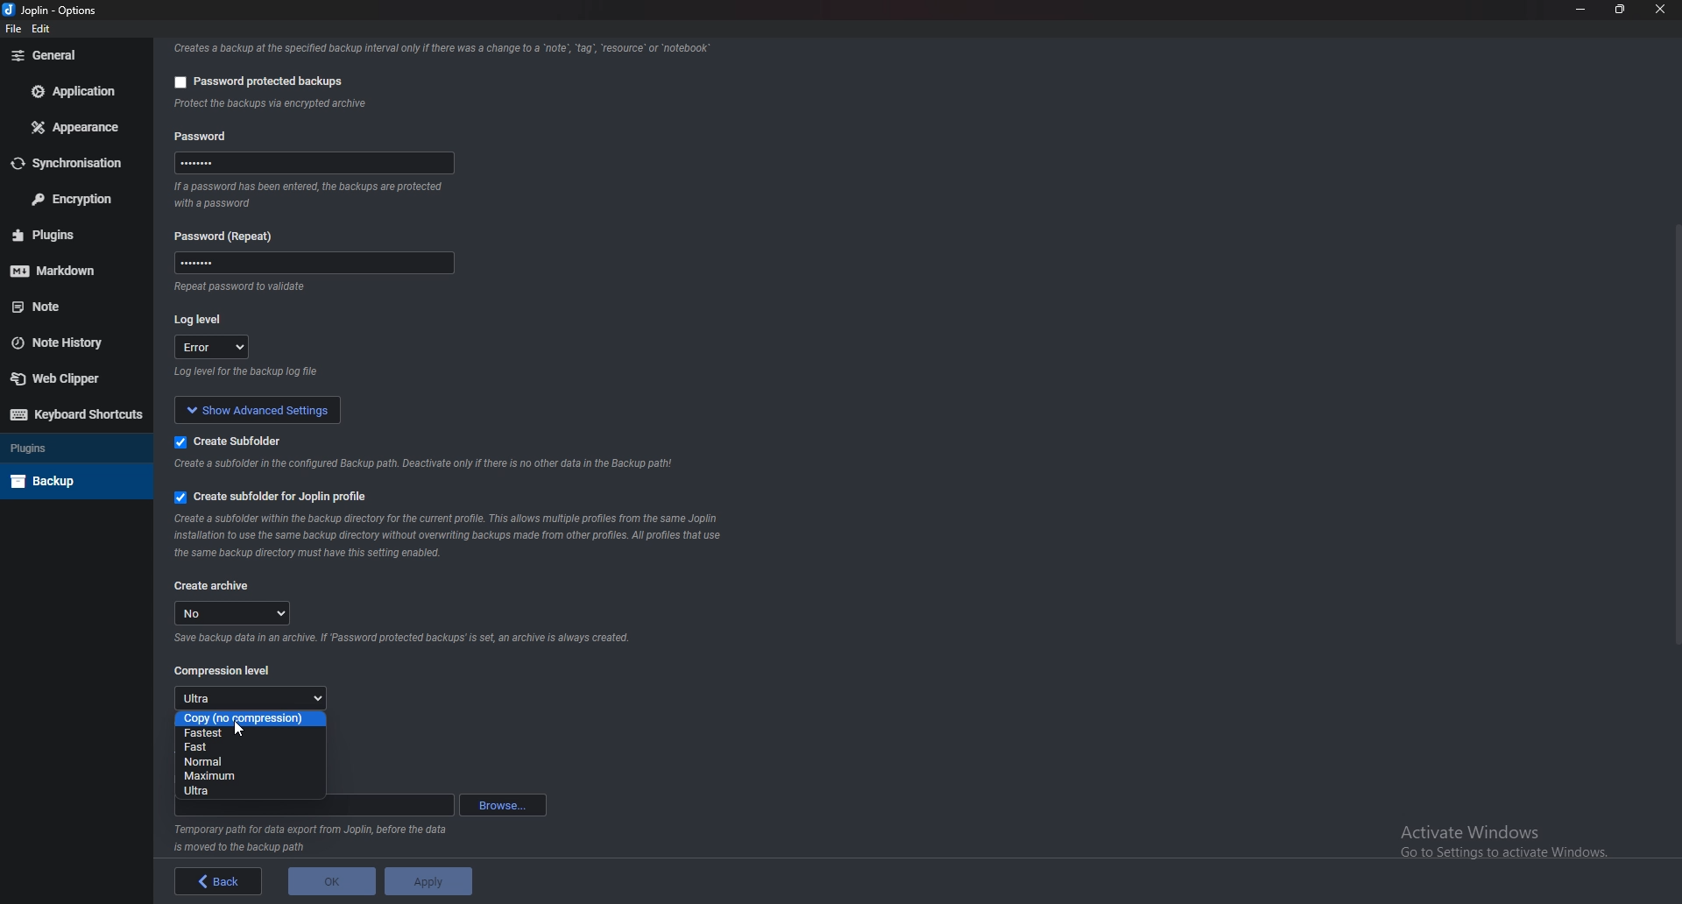  Describe the element at coordinates (231, 731) in the screenshot. I see `Fastest` at that location.